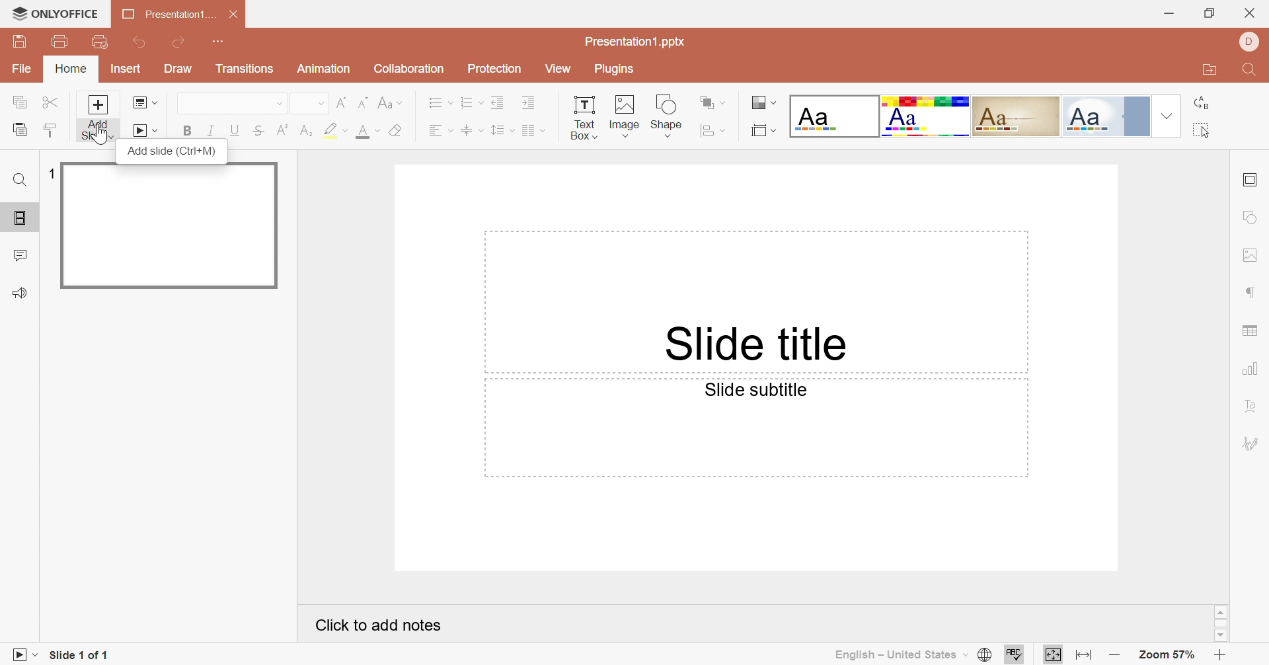 The width and height of the screenshot is (1269, 665). What do you see at coordinates (52, 173) in the screenshot?
I see `1` at bounding box center [52, 173].